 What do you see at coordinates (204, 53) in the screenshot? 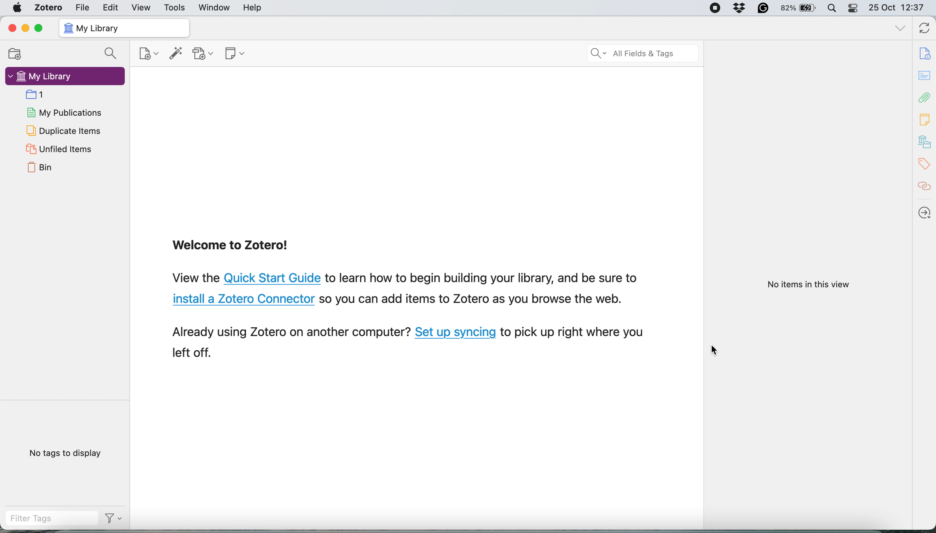
I see `add attachment` at bounding box center [204, 53].